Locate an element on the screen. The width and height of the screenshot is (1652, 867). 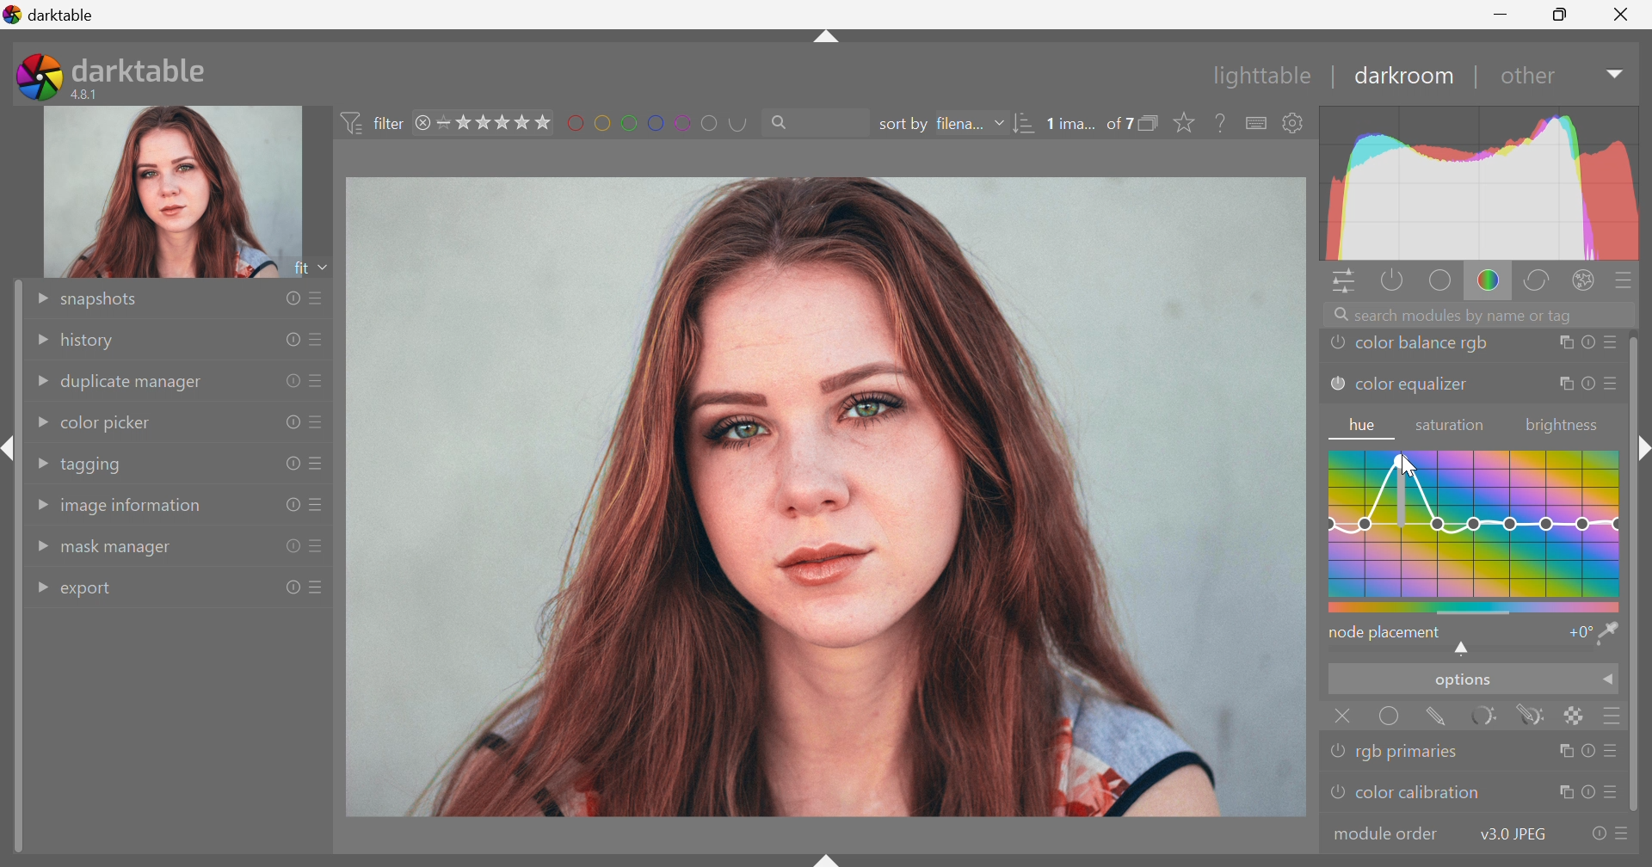
export is located at coordinates (94, 591).